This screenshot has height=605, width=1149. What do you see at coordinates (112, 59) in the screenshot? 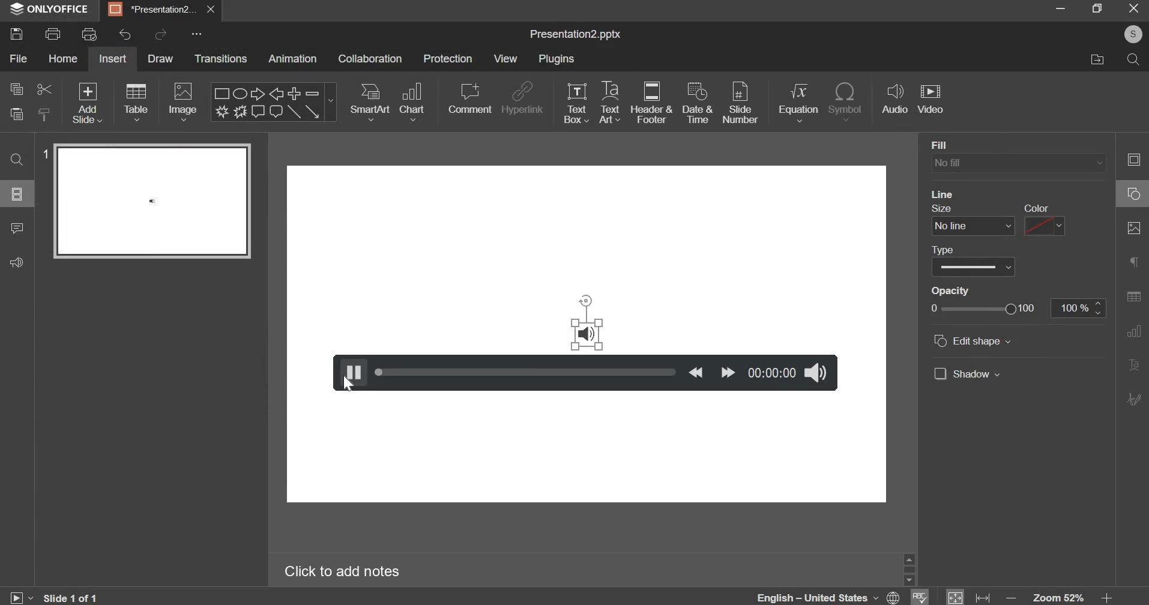
I see `insert` at bounding box center [112, 59].